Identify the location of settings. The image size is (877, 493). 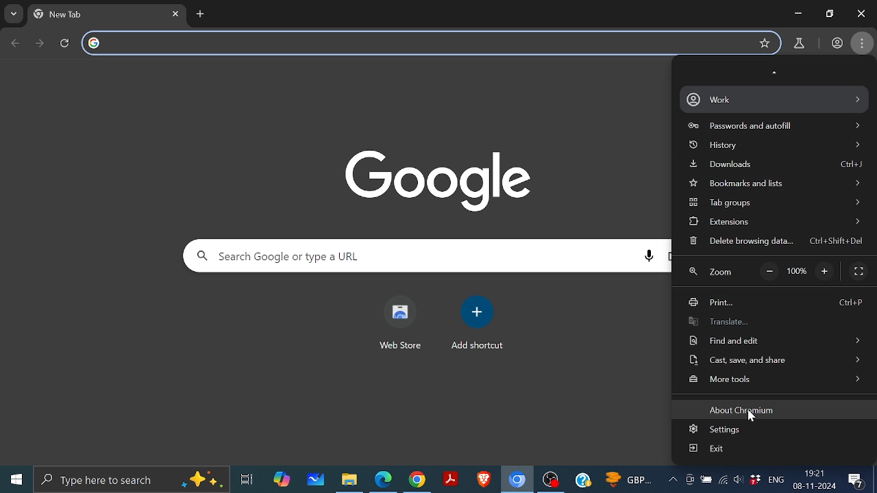
(718, 431).